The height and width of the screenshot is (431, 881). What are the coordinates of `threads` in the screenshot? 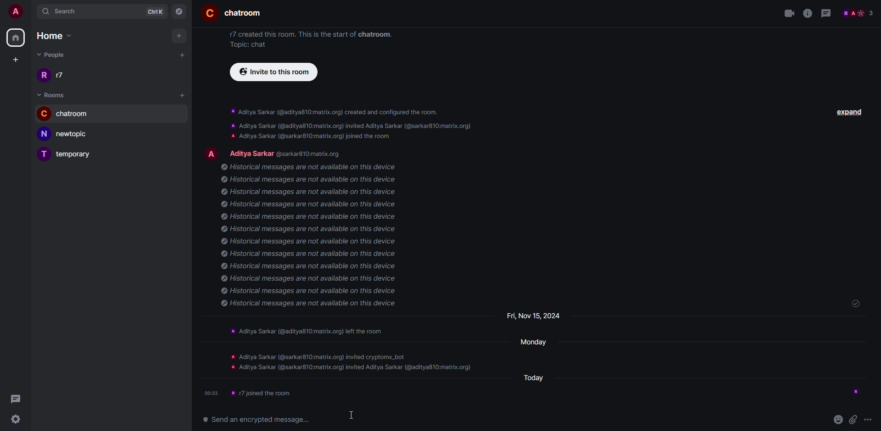 It's located at (15, 398).